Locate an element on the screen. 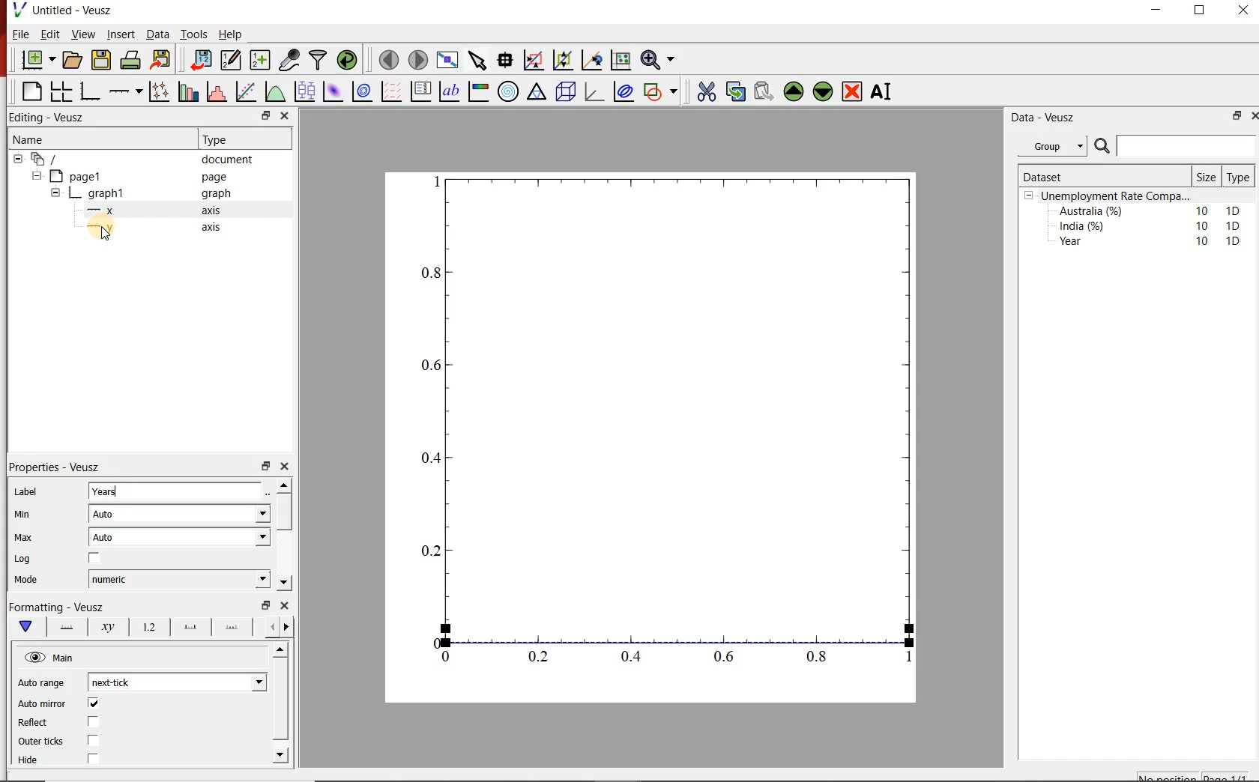 The height and width of the screenshot is (782, 1259). plot box plots is located at coordinates (305, 91).